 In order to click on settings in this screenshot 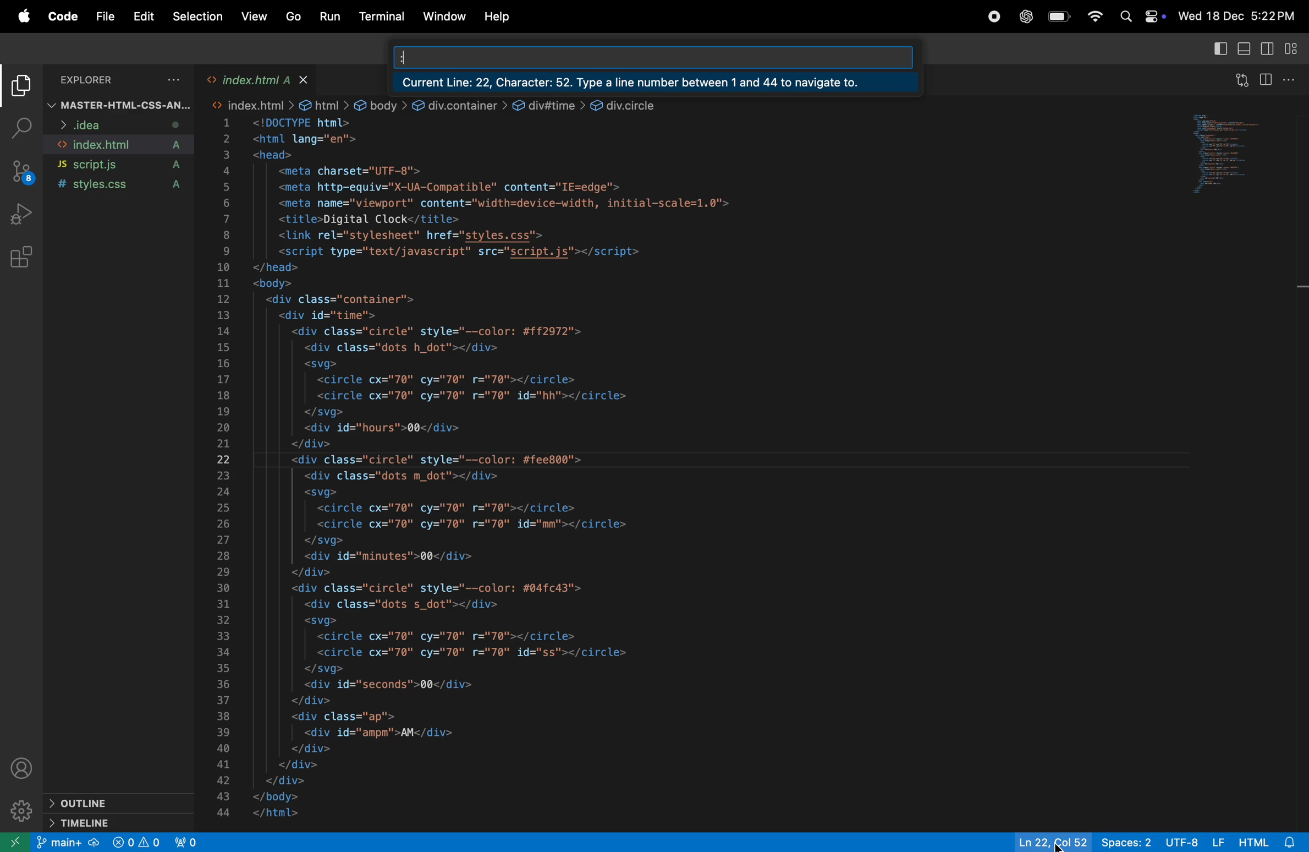, I will do `click(21, 811)`.